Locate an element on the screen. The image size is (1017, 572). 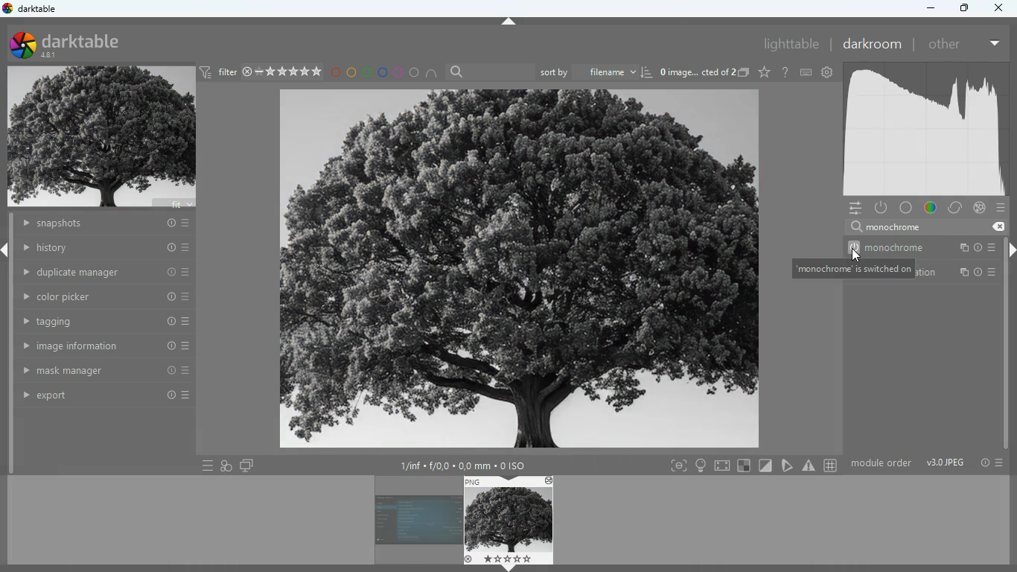
search is located at coordinates (488, 71).